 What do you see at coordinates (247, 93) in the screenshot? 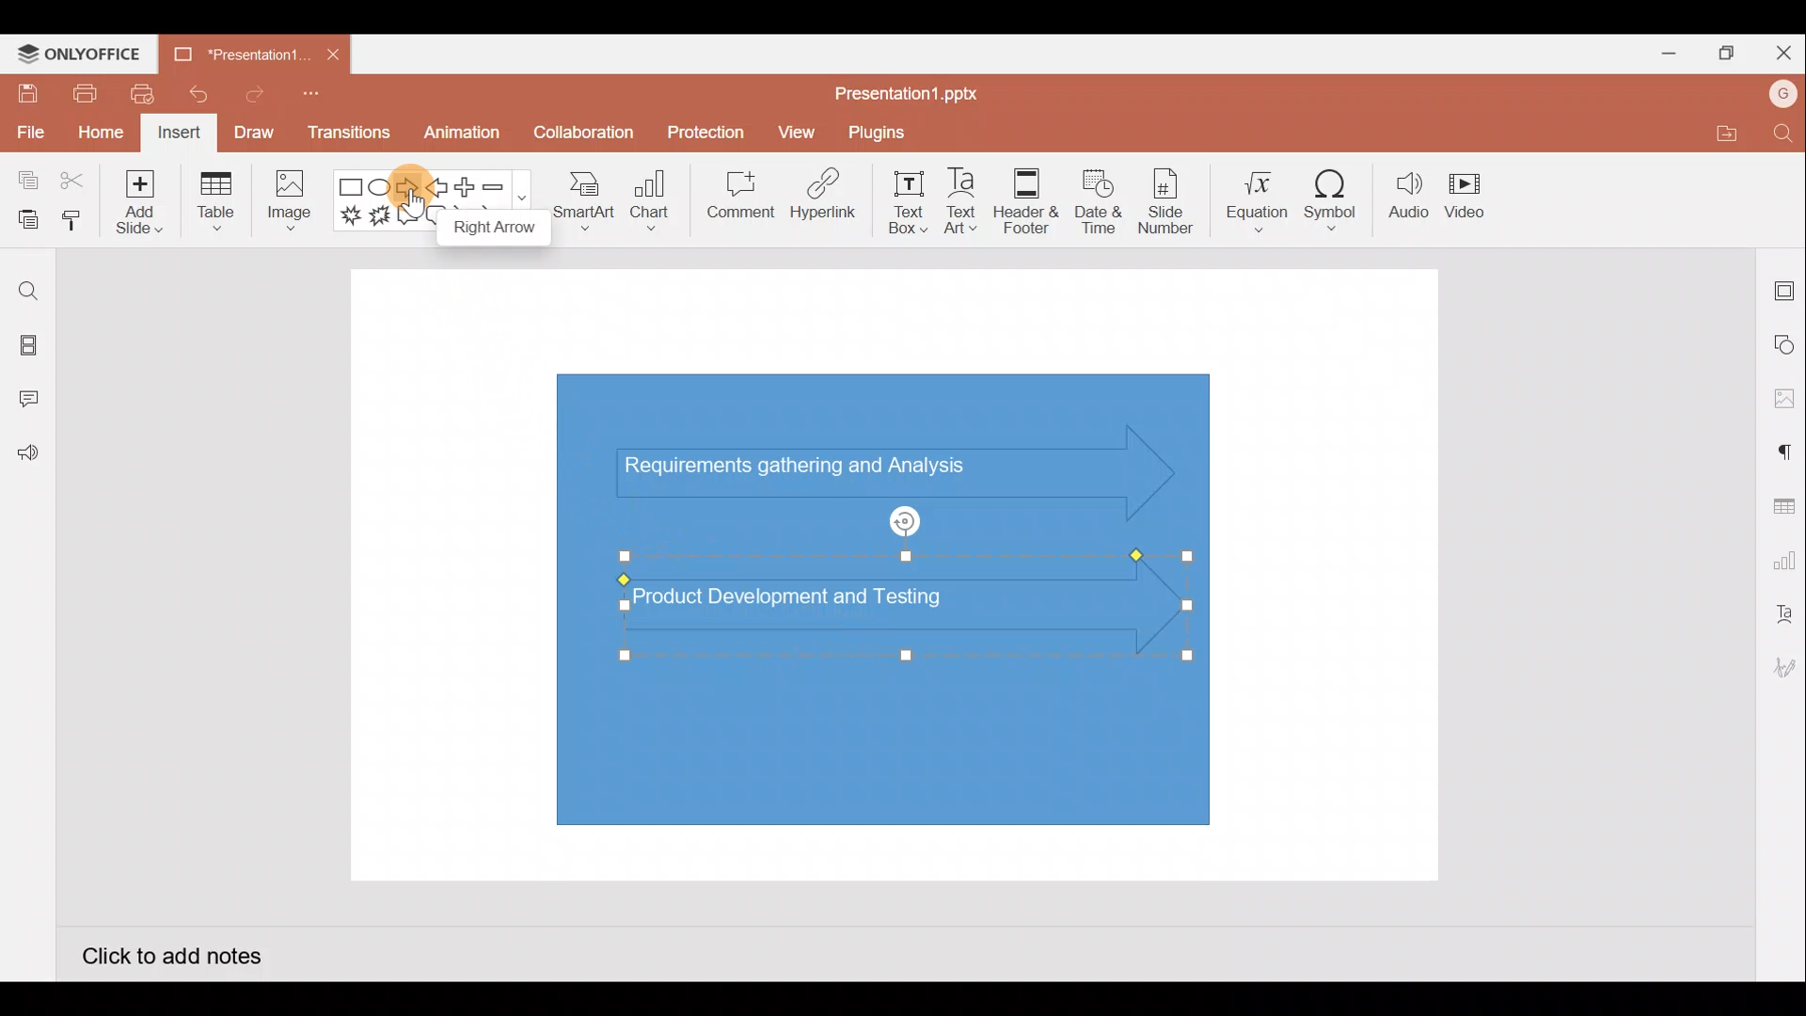
I see `Redo` at bounding box center [247, 93].